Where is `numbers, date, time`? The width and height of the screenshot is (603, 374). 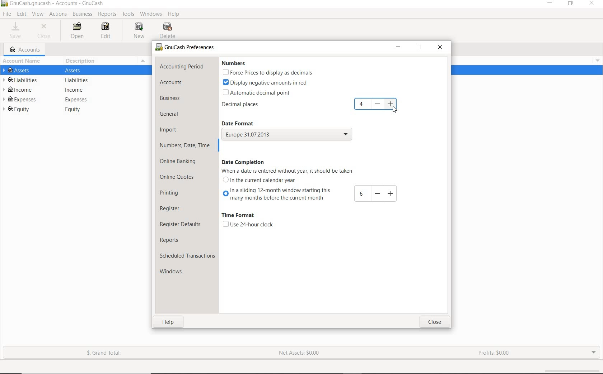
numbers, date, time is located at coordinates (185, 147).